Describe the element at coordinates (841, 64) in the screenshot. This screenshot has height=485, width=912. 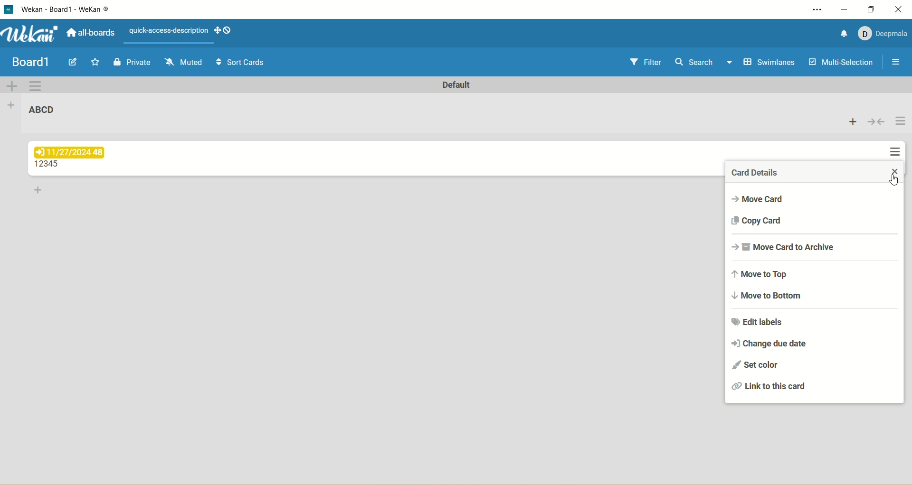
I see `multi-selection` at that location.